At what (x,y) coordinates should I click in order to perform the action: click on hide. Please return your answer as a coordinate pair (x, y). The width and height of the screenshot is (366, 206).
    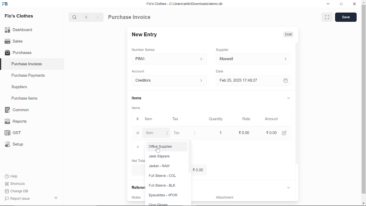
    Looking at the image, I should click on (55, 198).